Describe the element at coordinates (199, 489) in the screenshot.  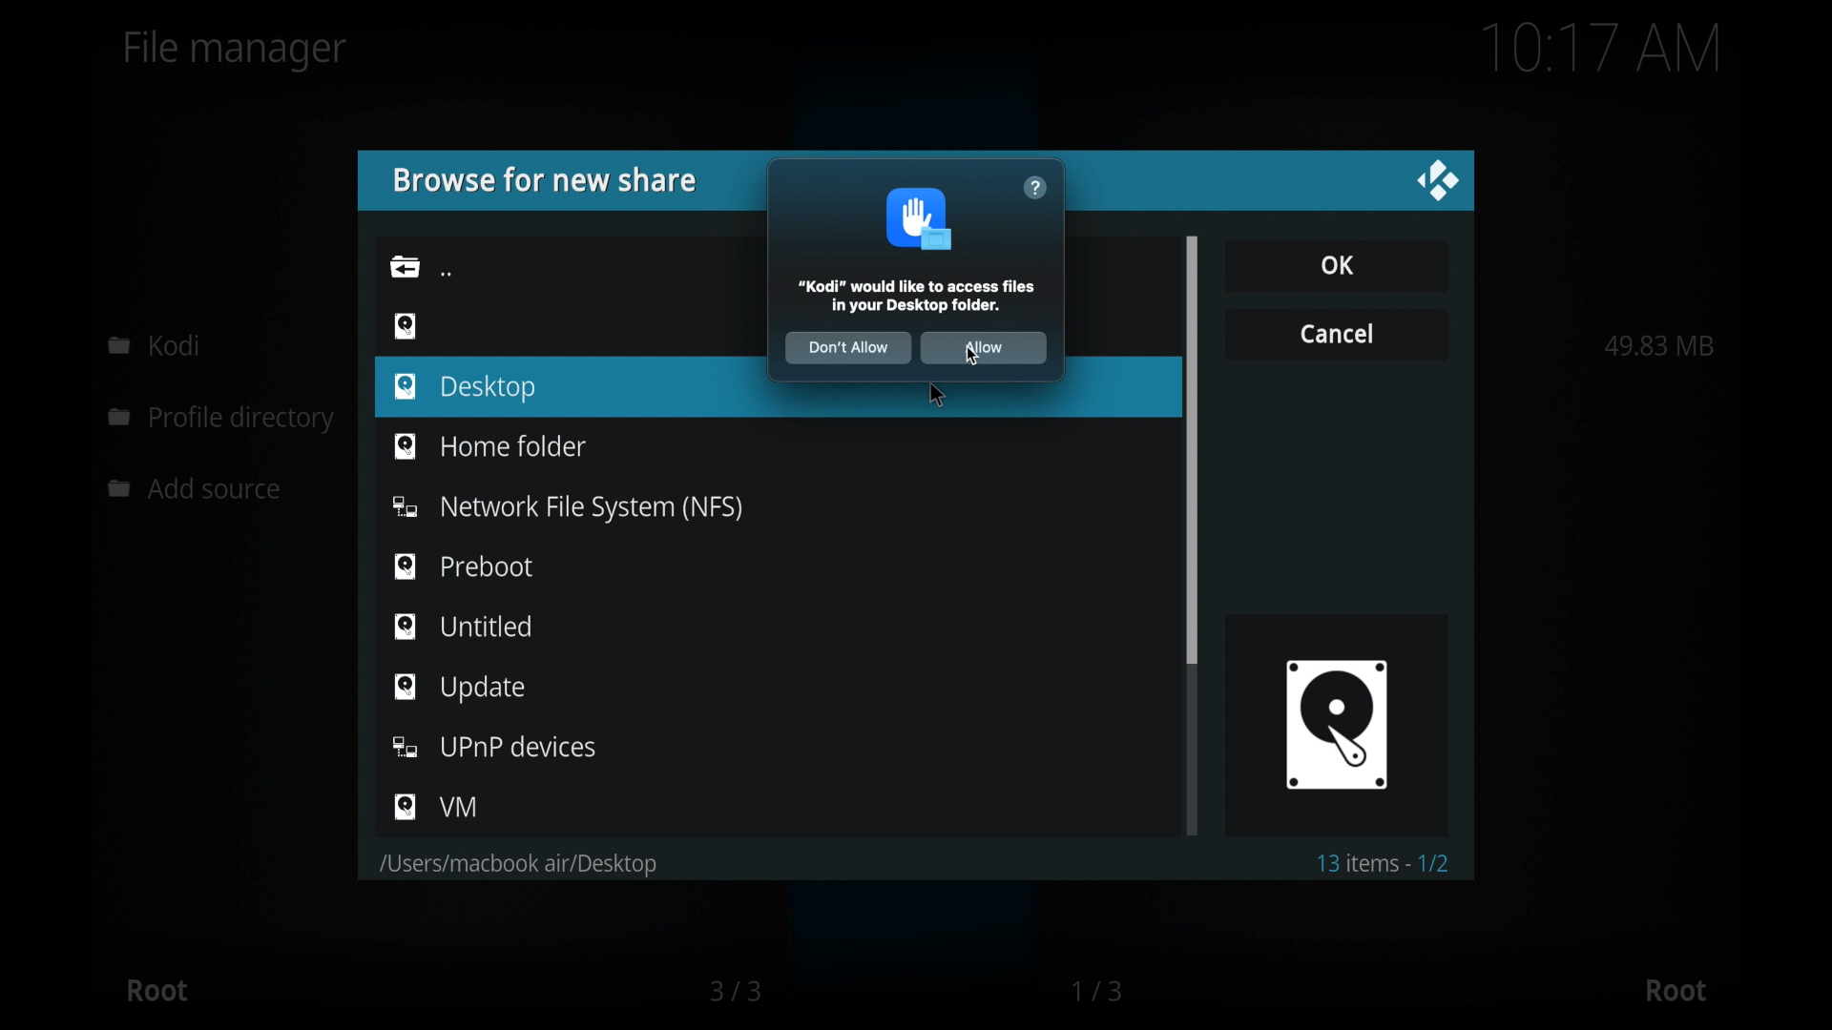
I see `add source` at that location.